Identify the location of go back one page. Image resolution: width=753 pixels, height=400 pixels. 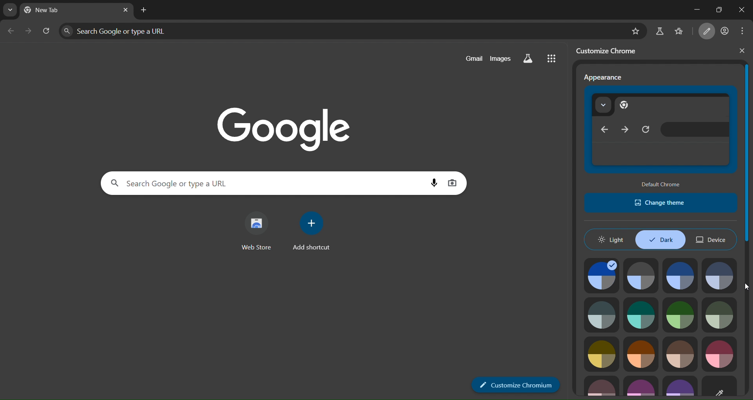
(12, 32).